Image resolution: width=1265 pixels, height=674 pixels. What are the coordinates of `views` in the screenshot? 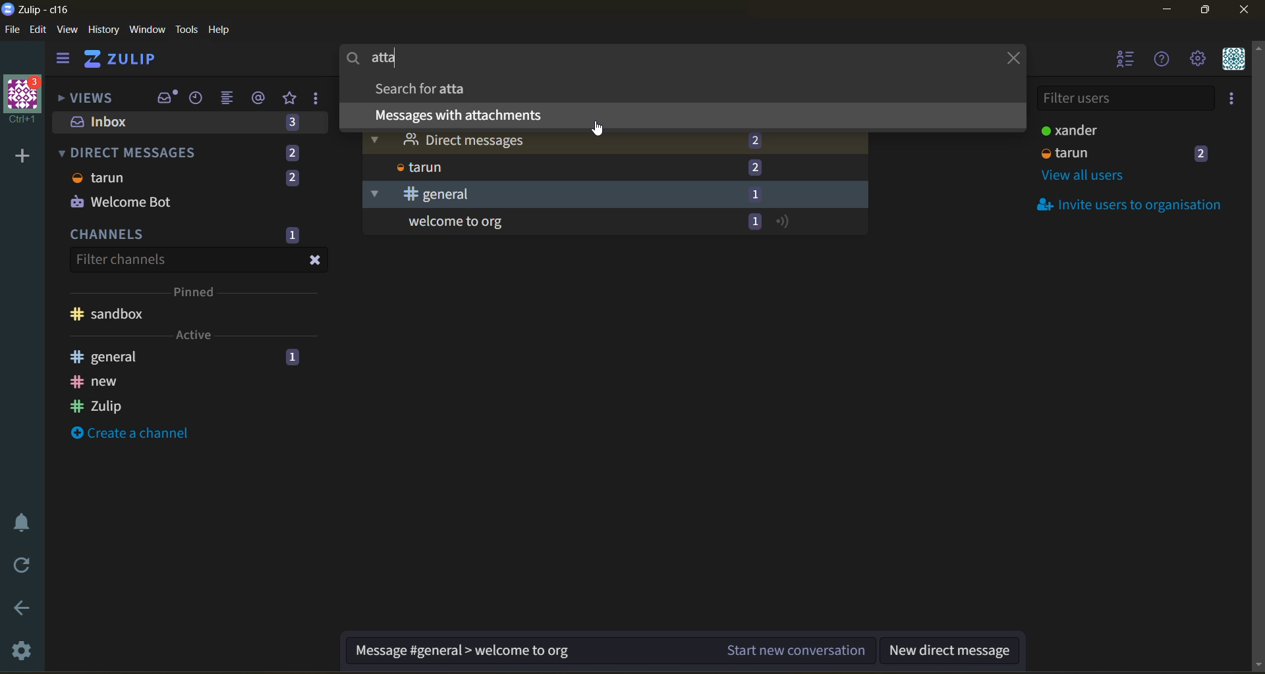 It's located at (91, 99).